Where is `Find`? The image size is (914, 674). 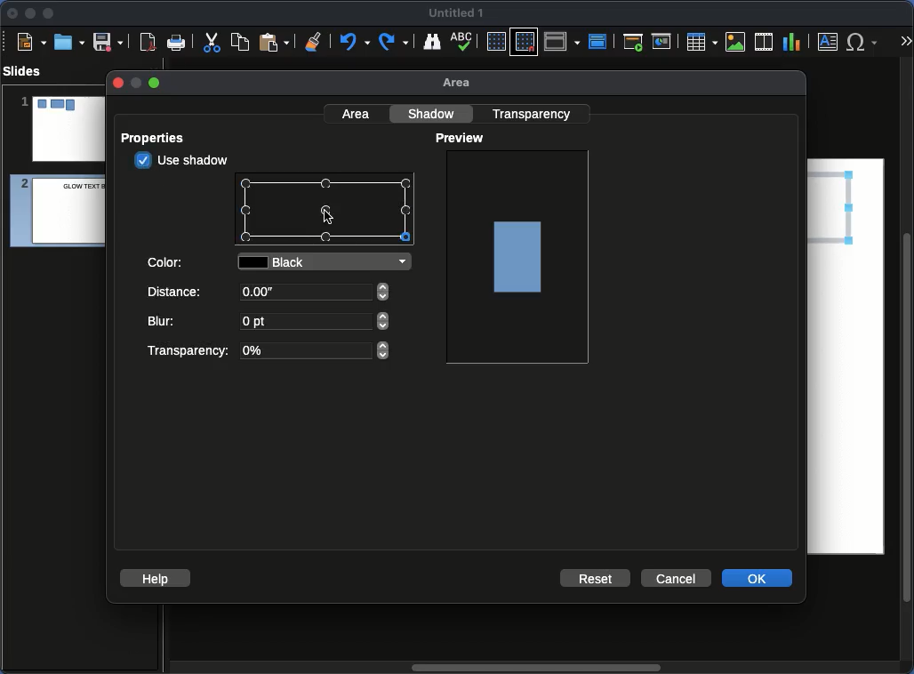 Find is located at coordinates (431, 41).